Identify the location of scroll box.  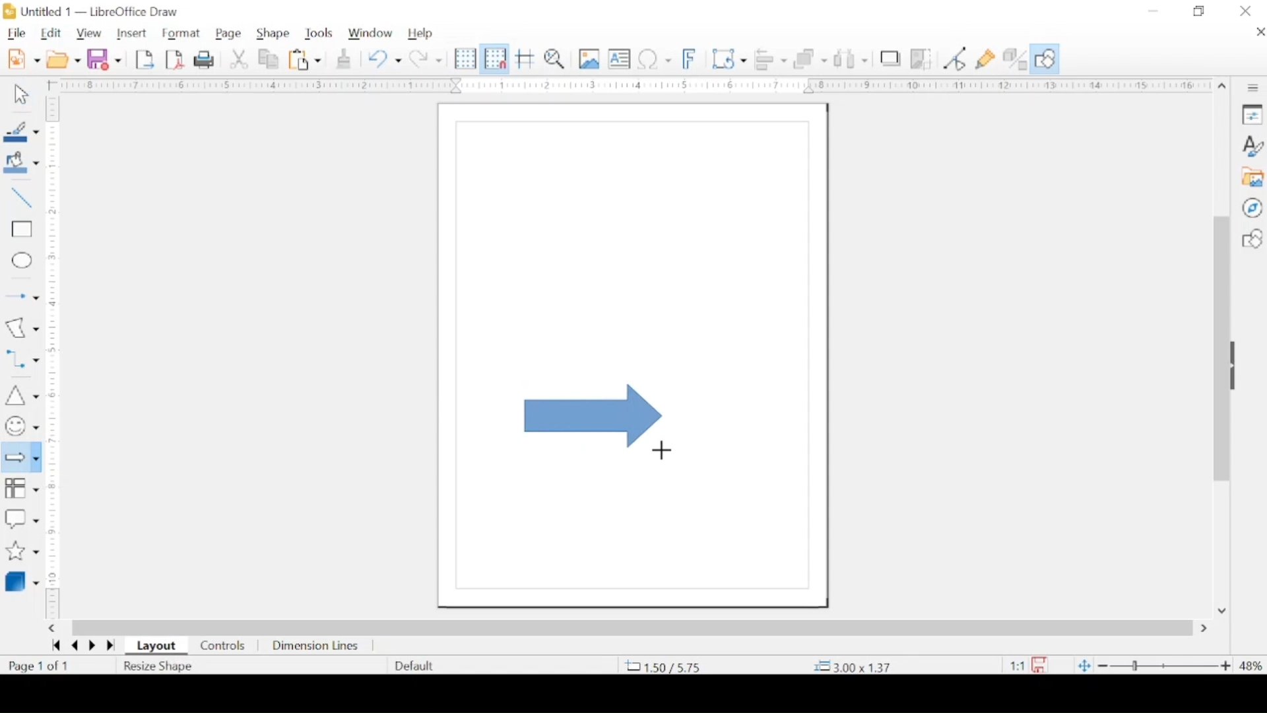
(633, 628).